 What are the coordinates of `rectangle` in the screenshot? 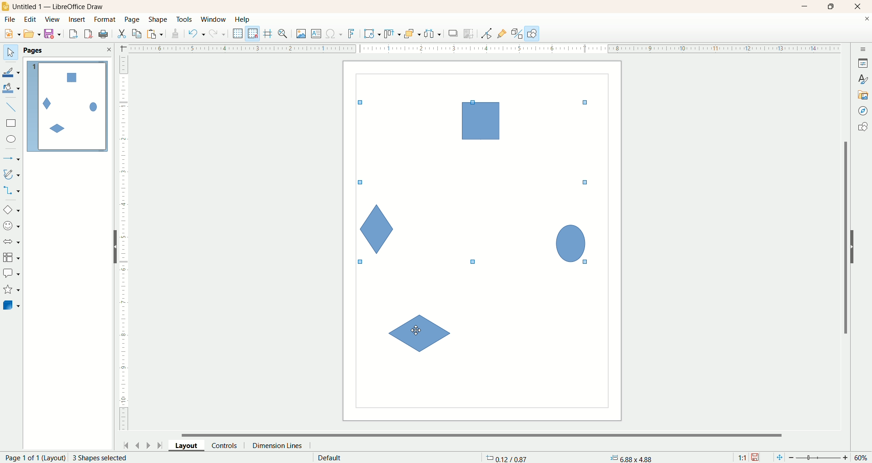 It's located at (12, 123).